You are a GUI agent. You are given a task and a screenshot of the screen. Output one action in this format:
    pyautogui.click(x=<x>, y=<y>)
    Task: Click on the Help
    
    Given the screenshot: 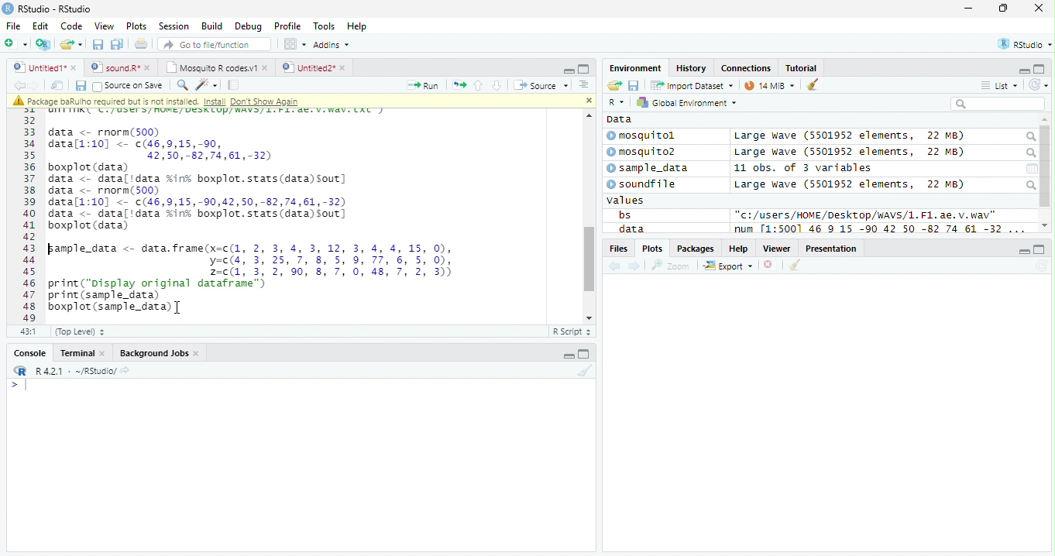 What is the action you would take?
    pyautogui.click(x=739, y=248)
    